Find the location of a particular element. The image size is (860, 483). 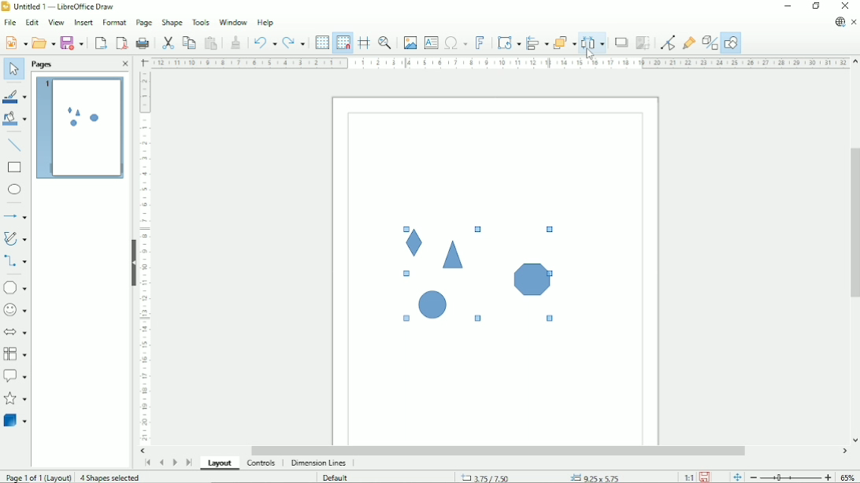

Export is located at coordinates (101, 42).